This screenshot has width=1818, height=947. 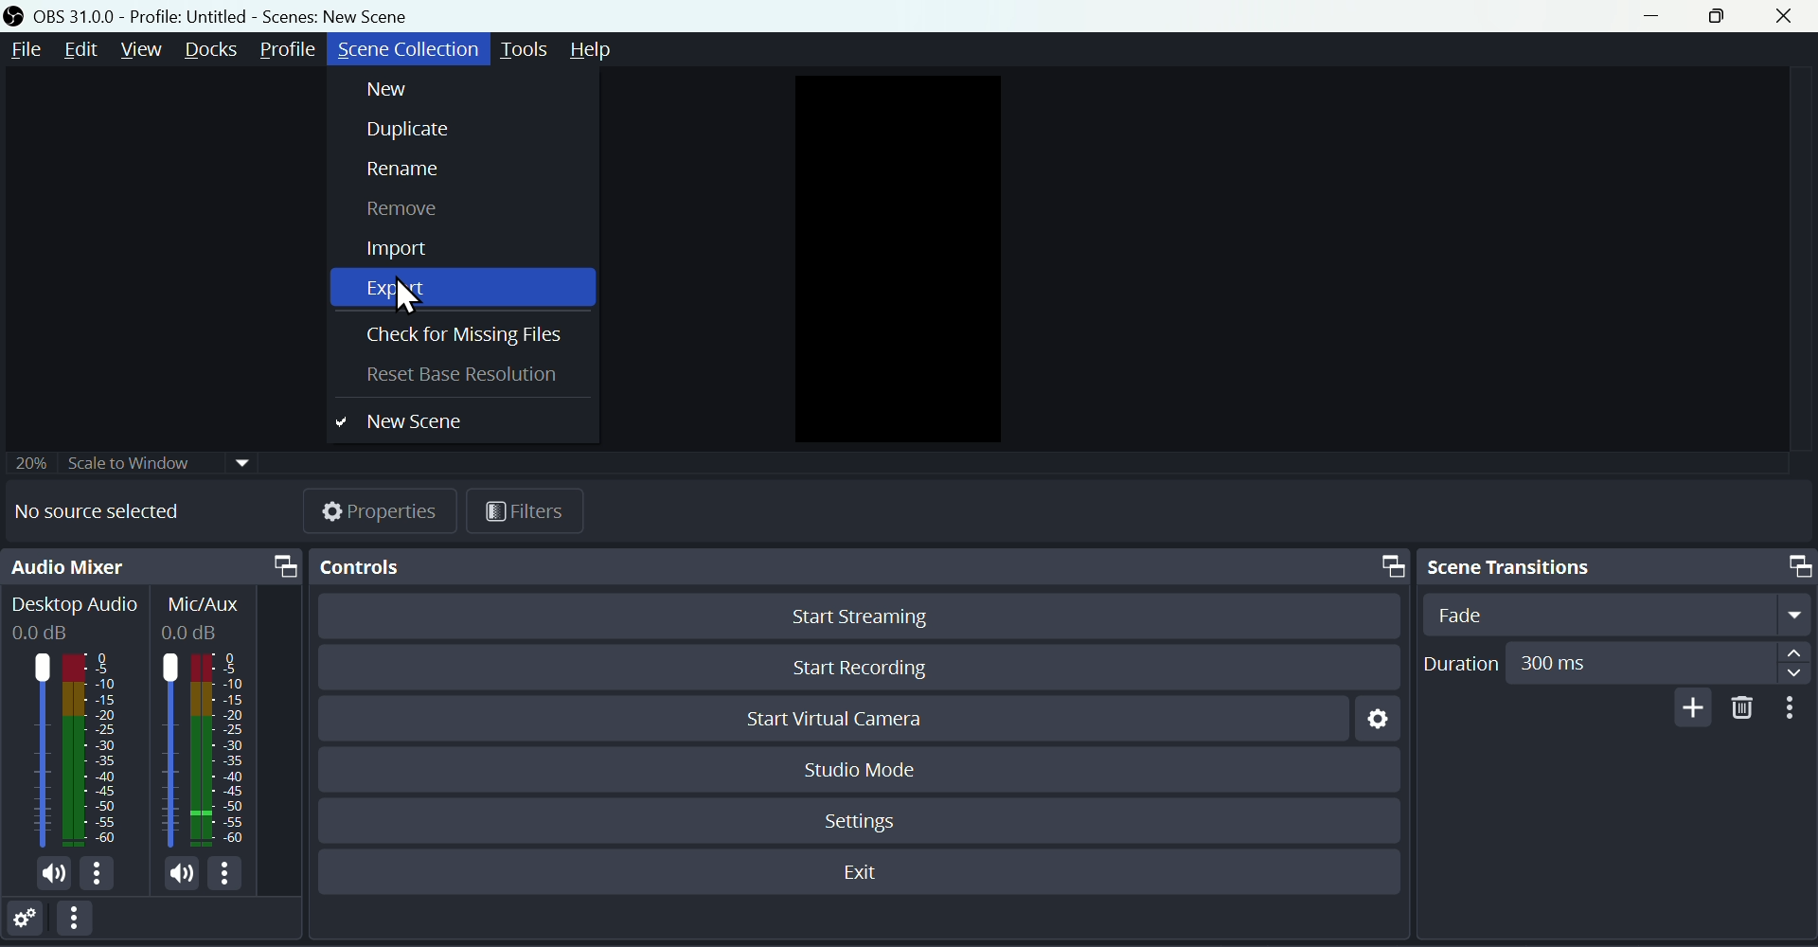 What do you see at coordinates (22, 50) in the screenshot?
I see `` at bounding box center [22, 50].